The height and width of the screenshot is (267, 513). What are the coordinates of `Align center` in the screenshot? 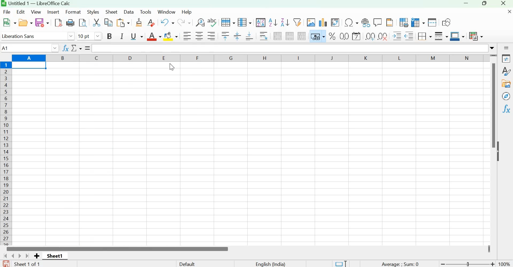 It's located at (200, 36).